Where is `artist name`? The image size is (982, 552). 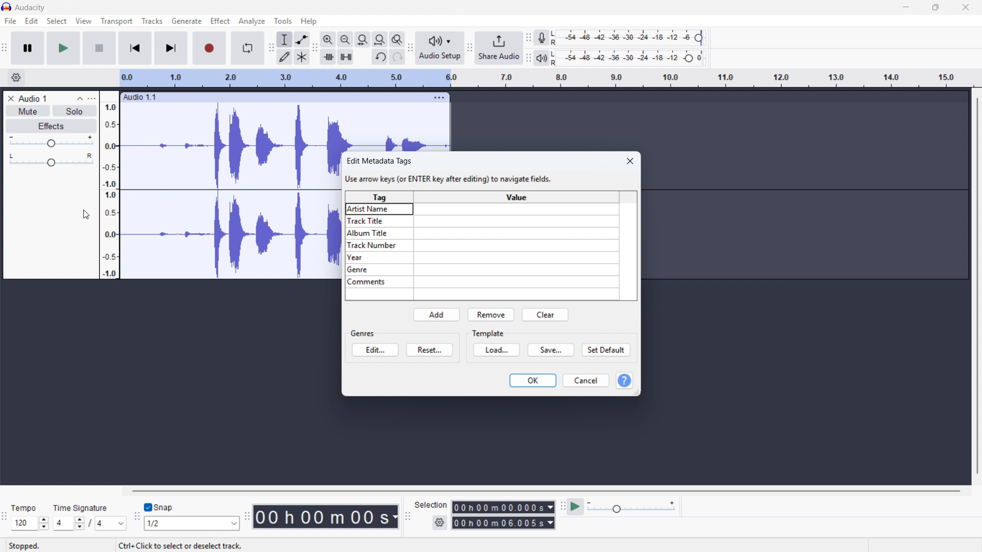 artist name is located at coordinates (482, 209).